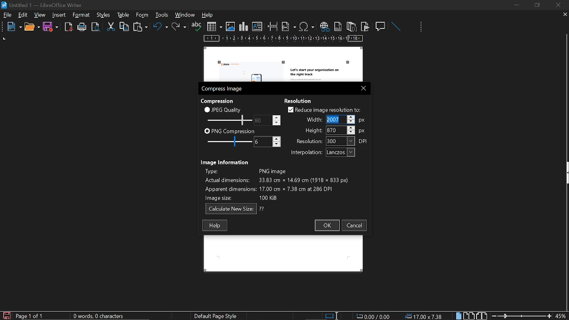  What do you see at coordinates (218, 100) in the screenshot?
I see `Compression` at bounding box center [218, 100].